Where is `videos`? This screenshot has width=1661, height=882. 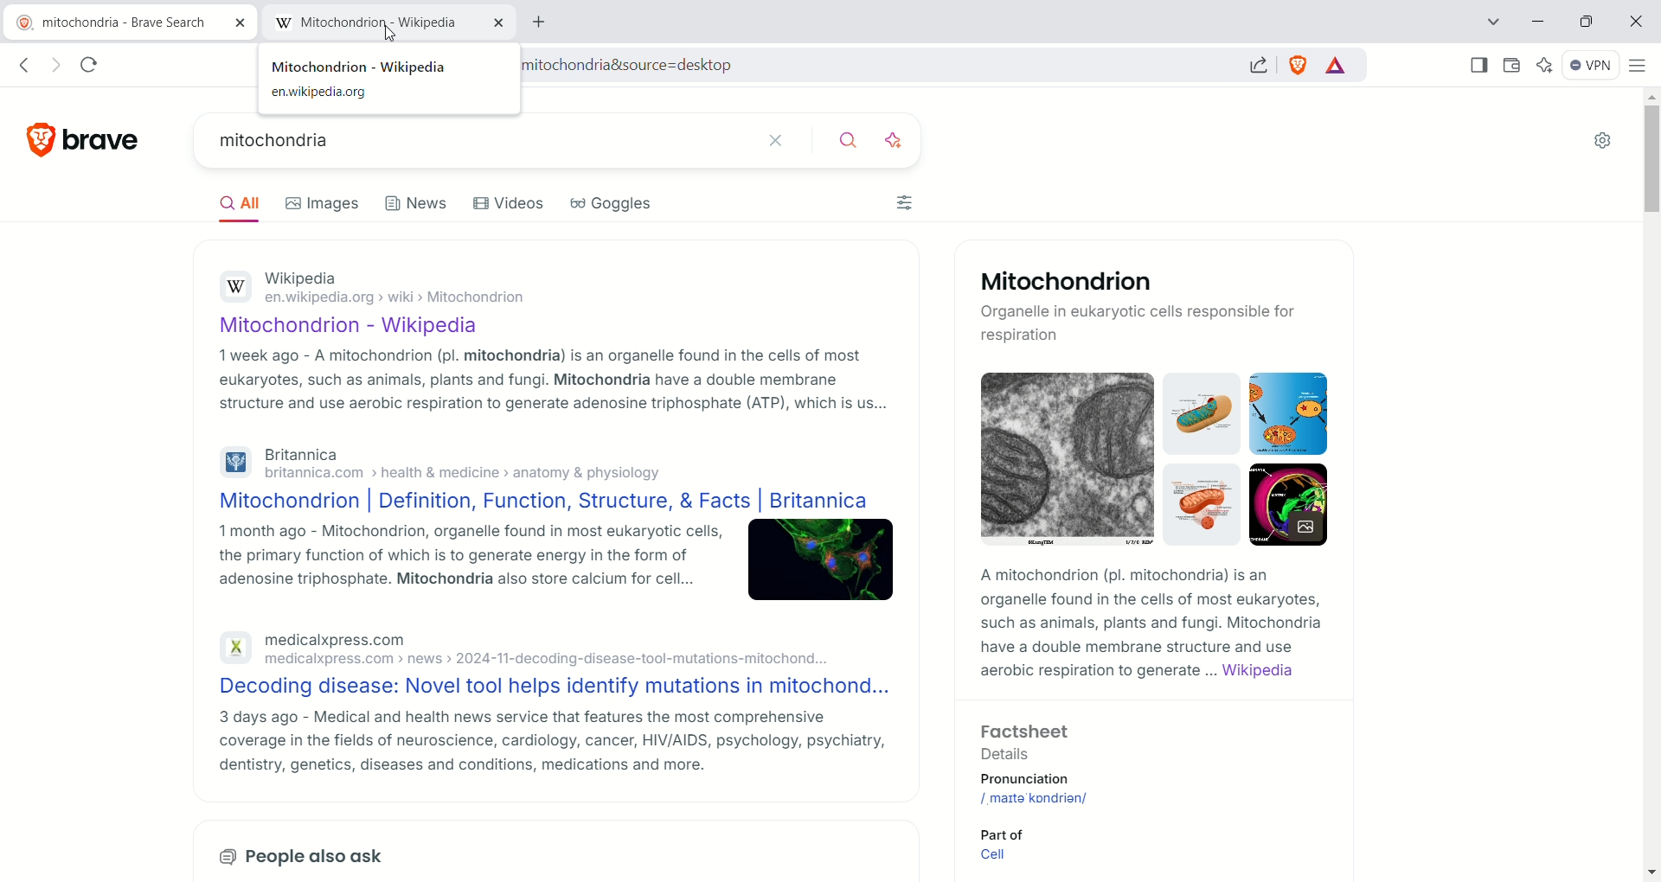
videos is located at coordinates (510, 205).